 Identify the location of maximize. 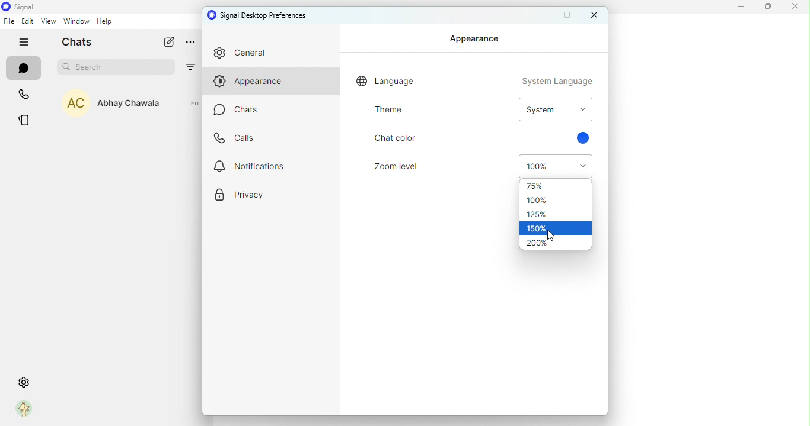
(567, 15).